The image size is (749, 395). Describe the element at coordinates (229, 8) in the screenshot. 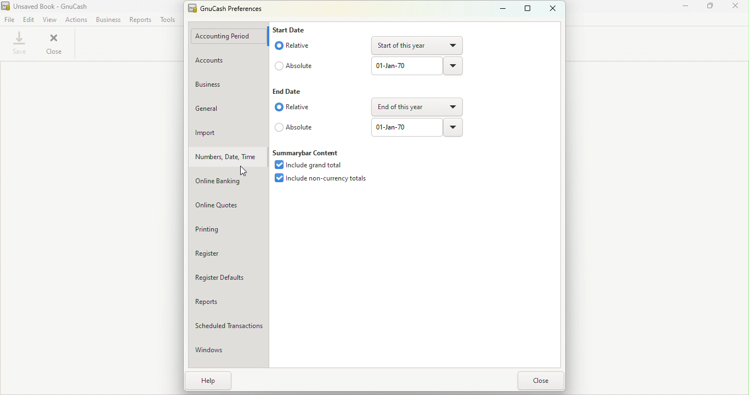

I see `GnuCash Preferences` at that location.